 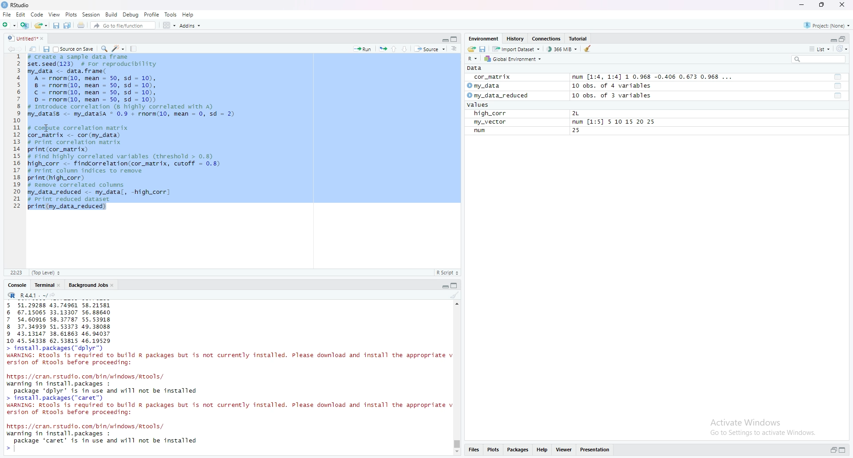 What do you see at coordinates (151, 14) in the screenshot?
I see `Profile` at bounding box center [151, 14].